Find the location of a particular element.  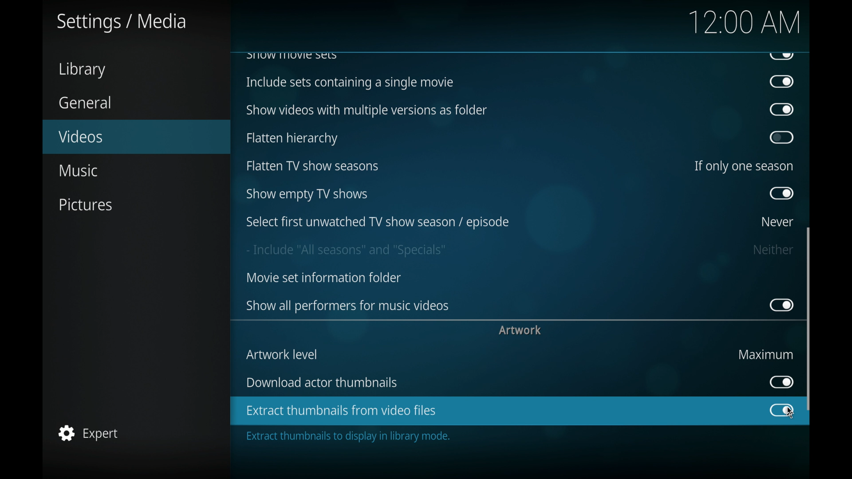

showallperformers for  music videos is located at coordinates (348, 306).